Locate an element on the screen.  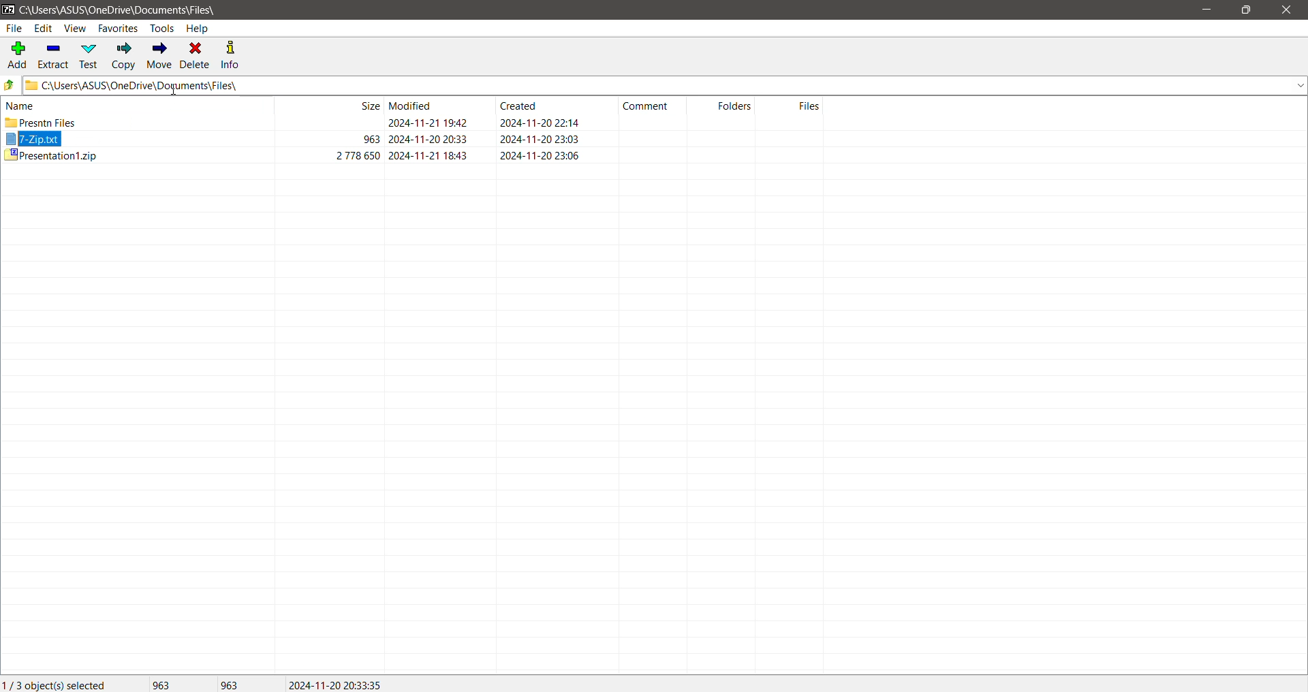
Add is located at coordinates (16, 55).